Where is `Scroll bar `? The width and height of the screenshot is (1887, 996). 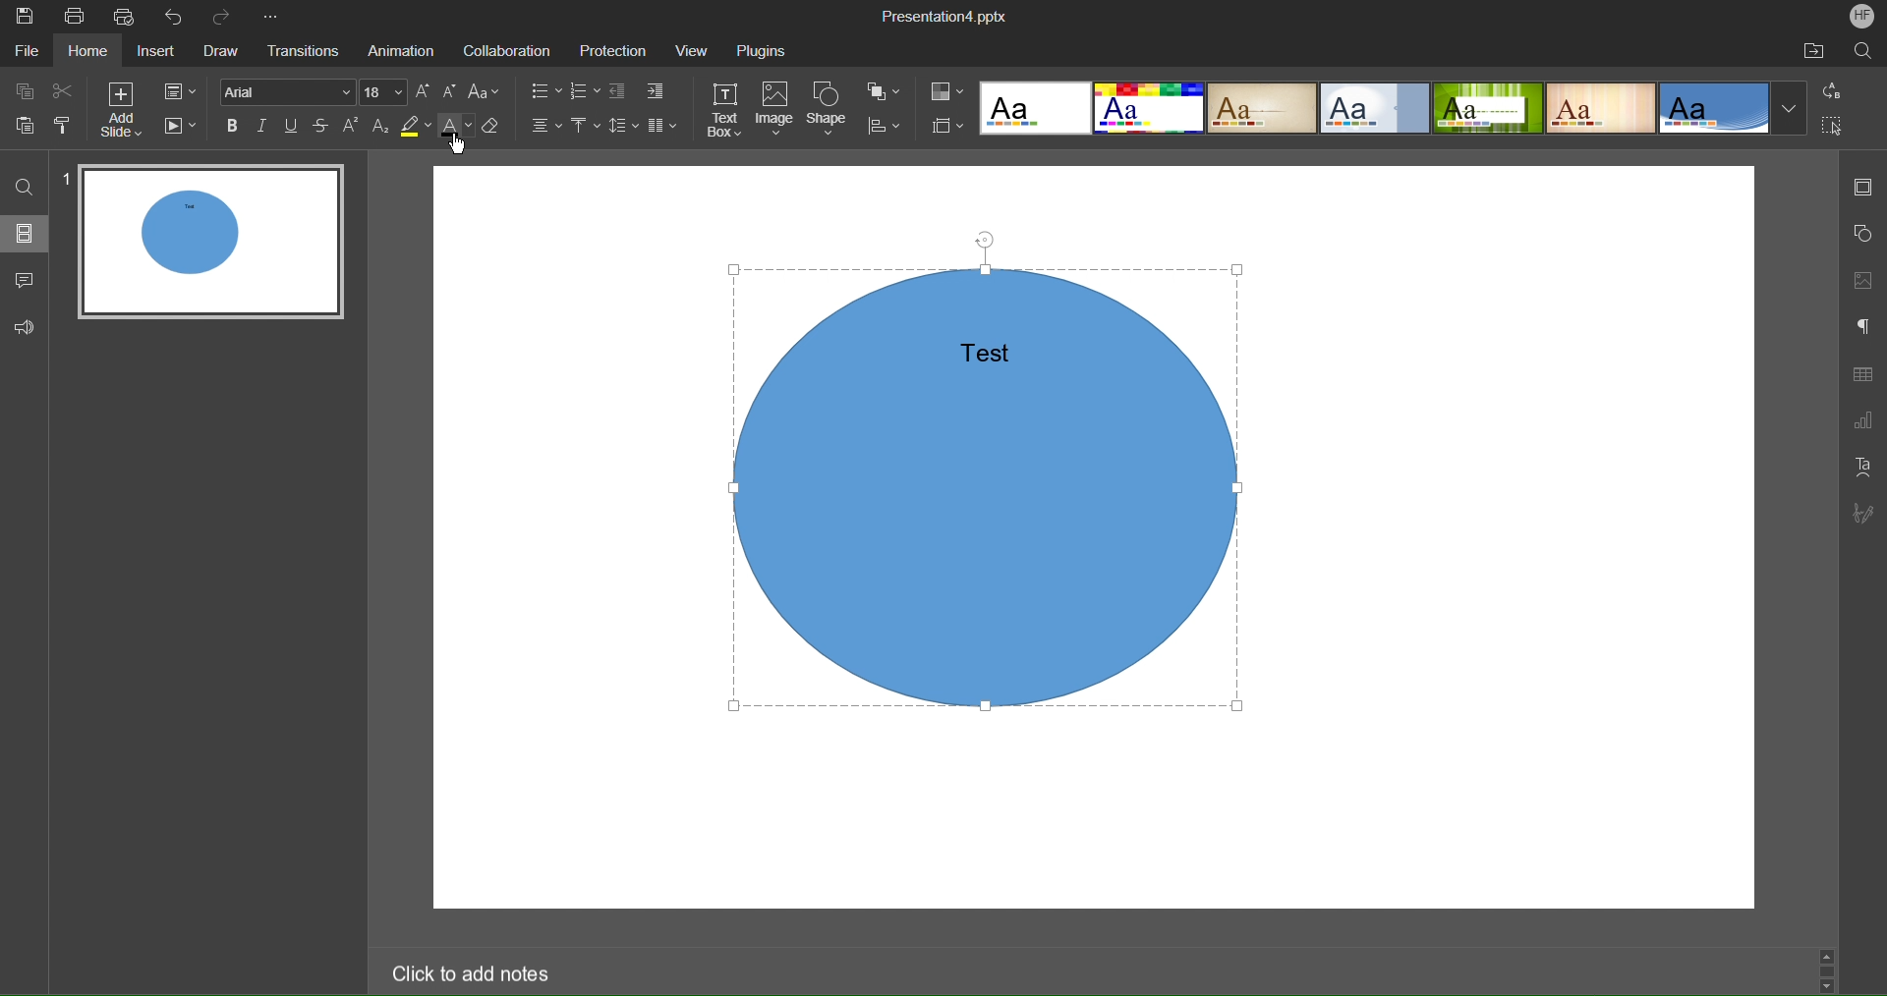 Scroll bar  is located at coordinates (1827, 970).